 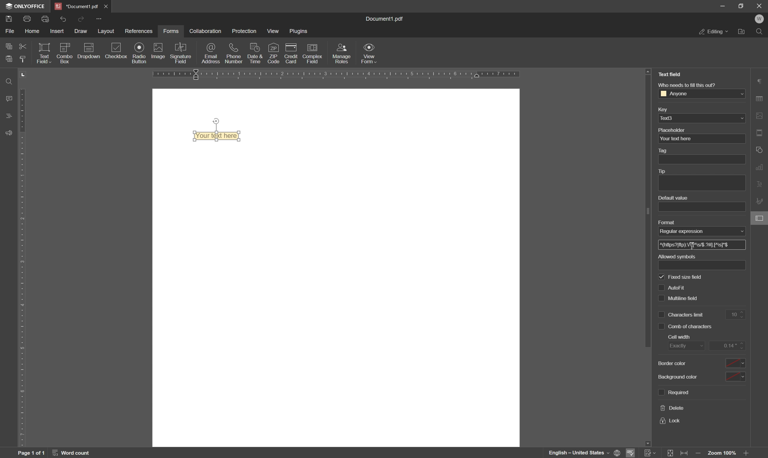 What do you see at coordinates (7, 46) in the screenshot?
I see `copy` at bounding box center [7, 46].